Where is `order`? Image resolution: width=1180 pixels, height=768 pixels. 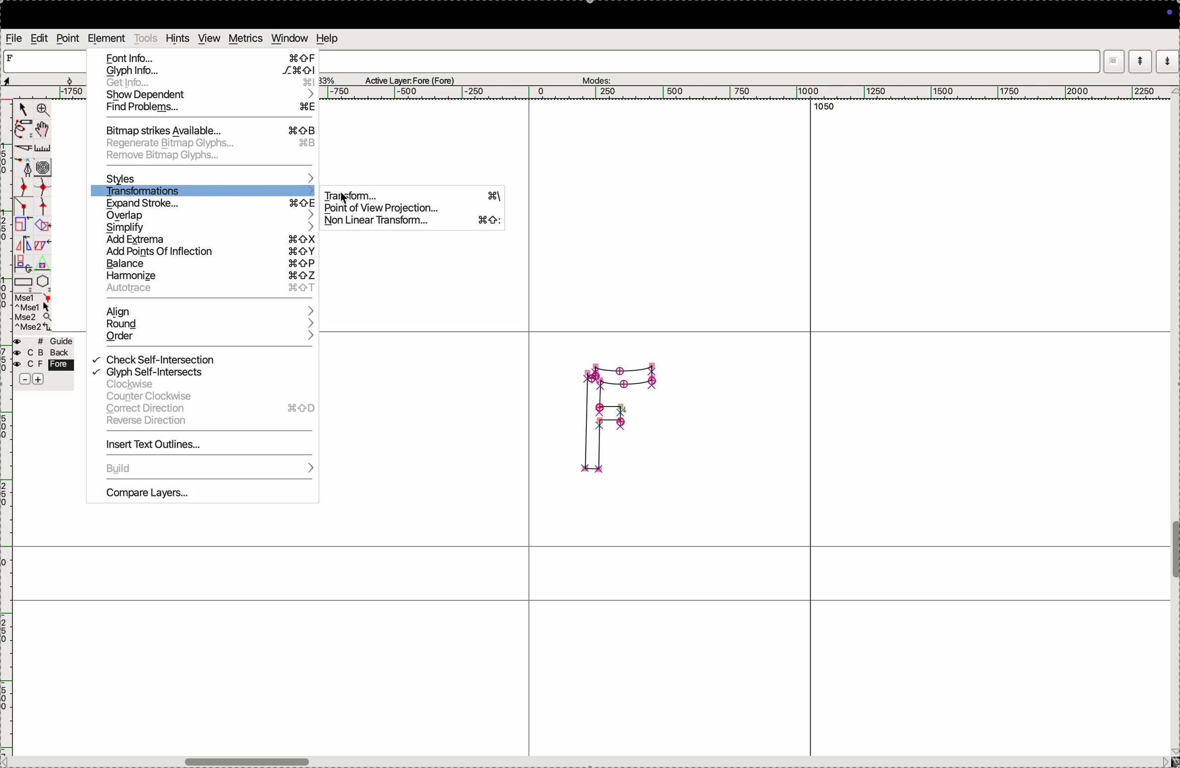
order is located at coordinates (206, 339).